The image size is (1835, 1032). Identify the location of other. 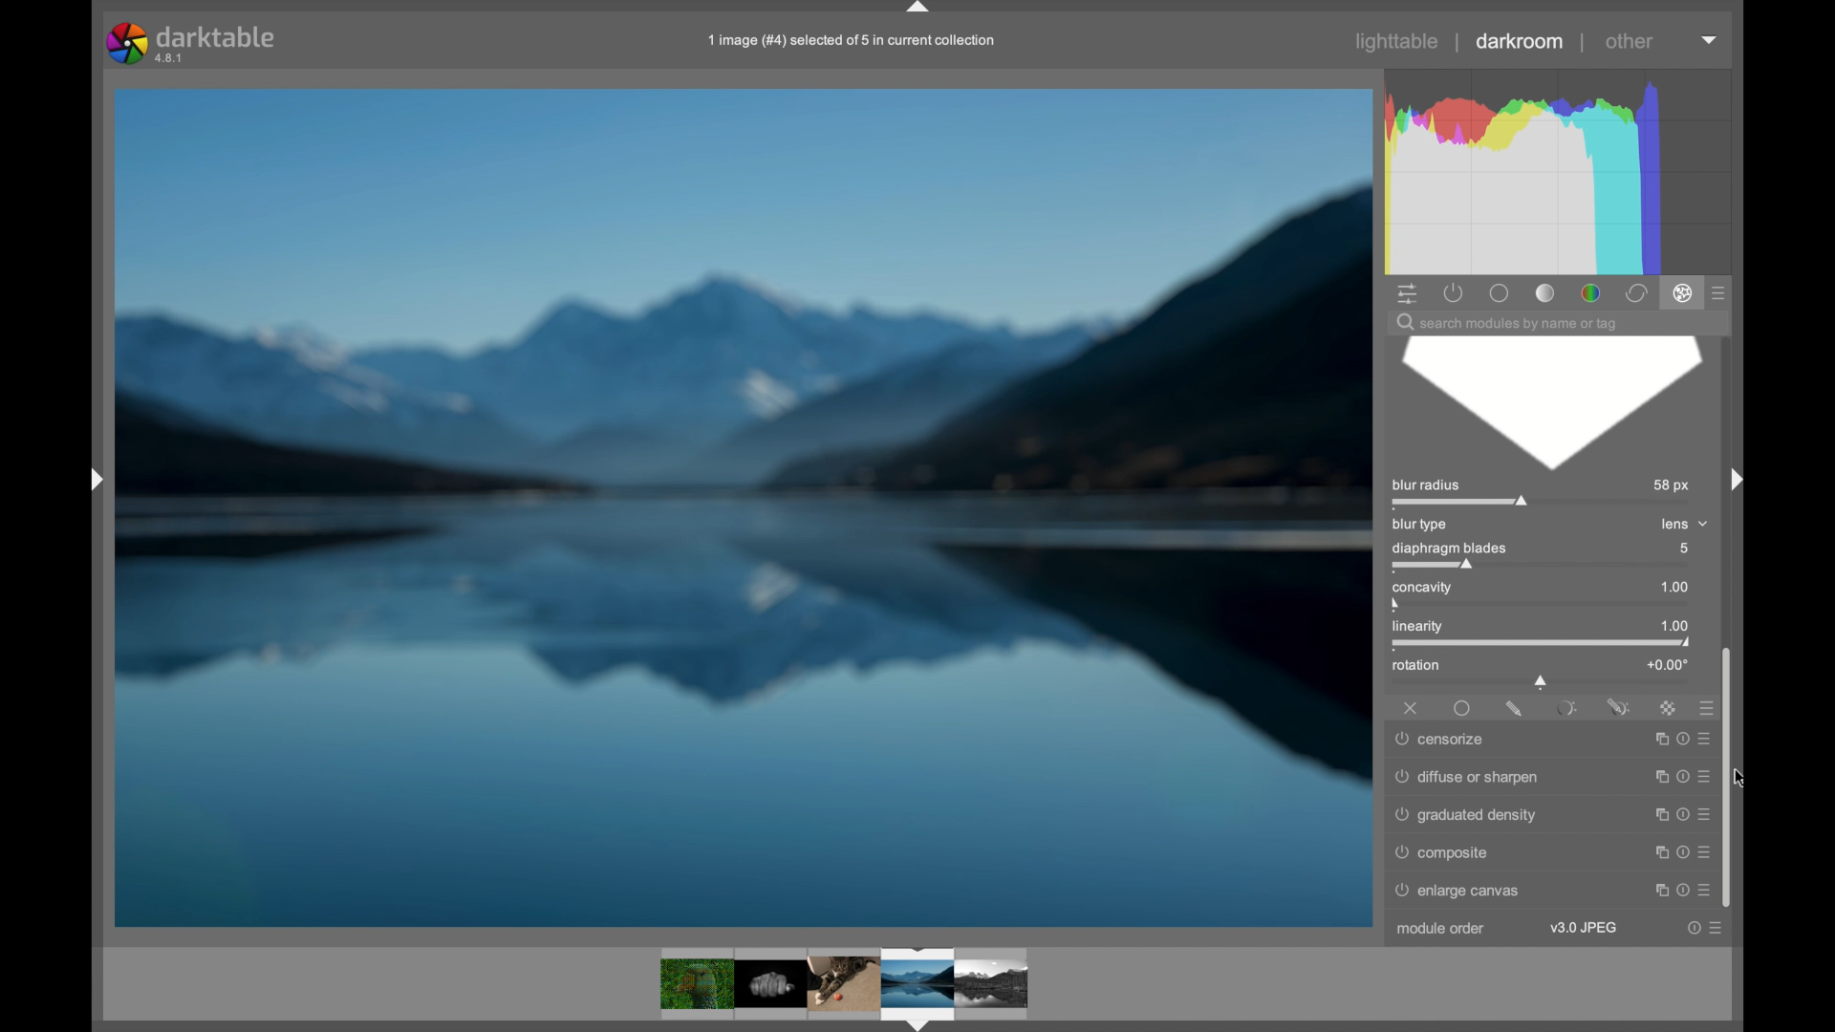
(1630, 42).